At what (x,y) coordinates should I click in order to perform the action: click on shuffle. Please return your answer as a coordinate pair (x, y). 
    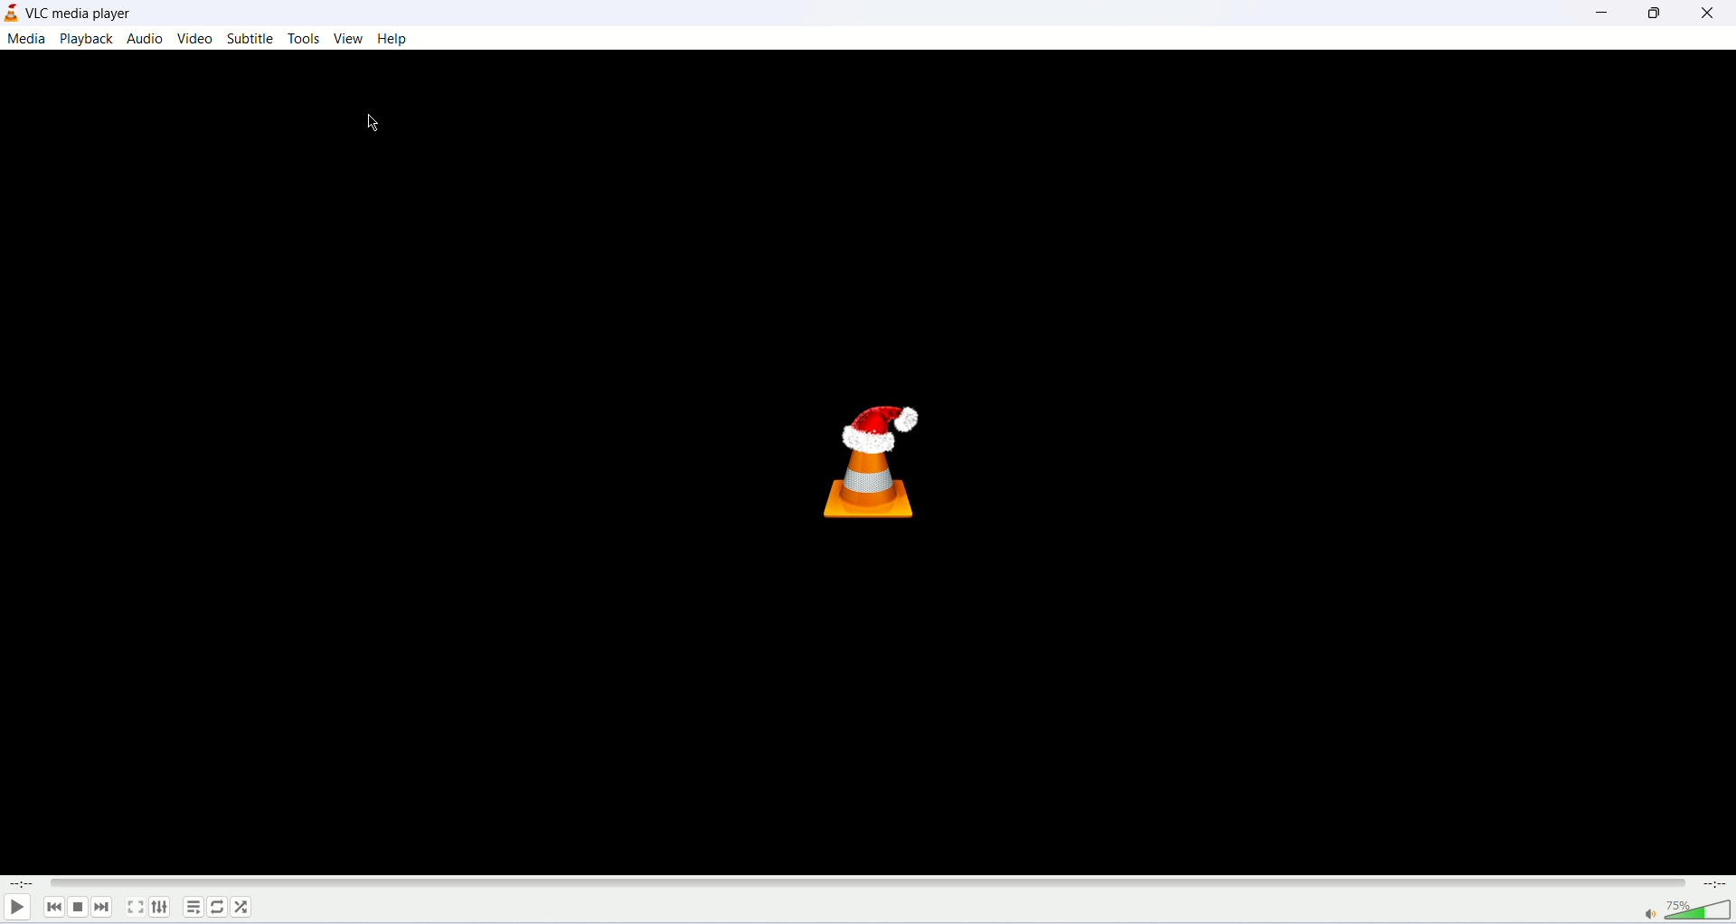
    Looking at the image, I should click on (243, 907).